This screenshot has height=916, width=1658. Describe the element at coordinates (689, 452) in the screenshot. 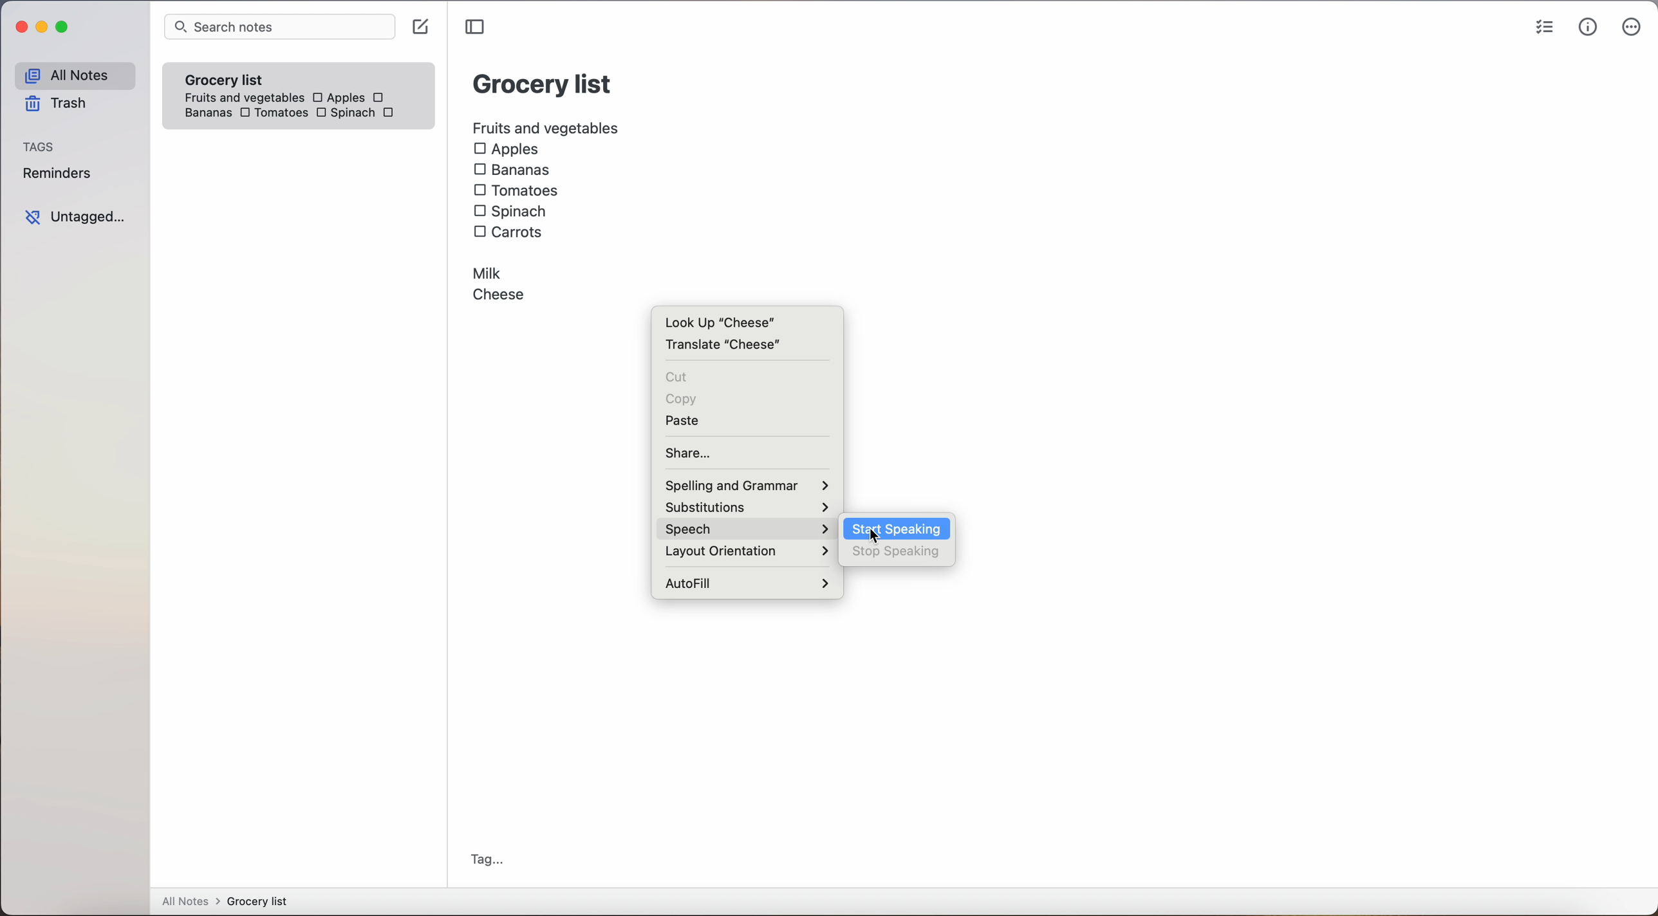

I see `share` at that location.